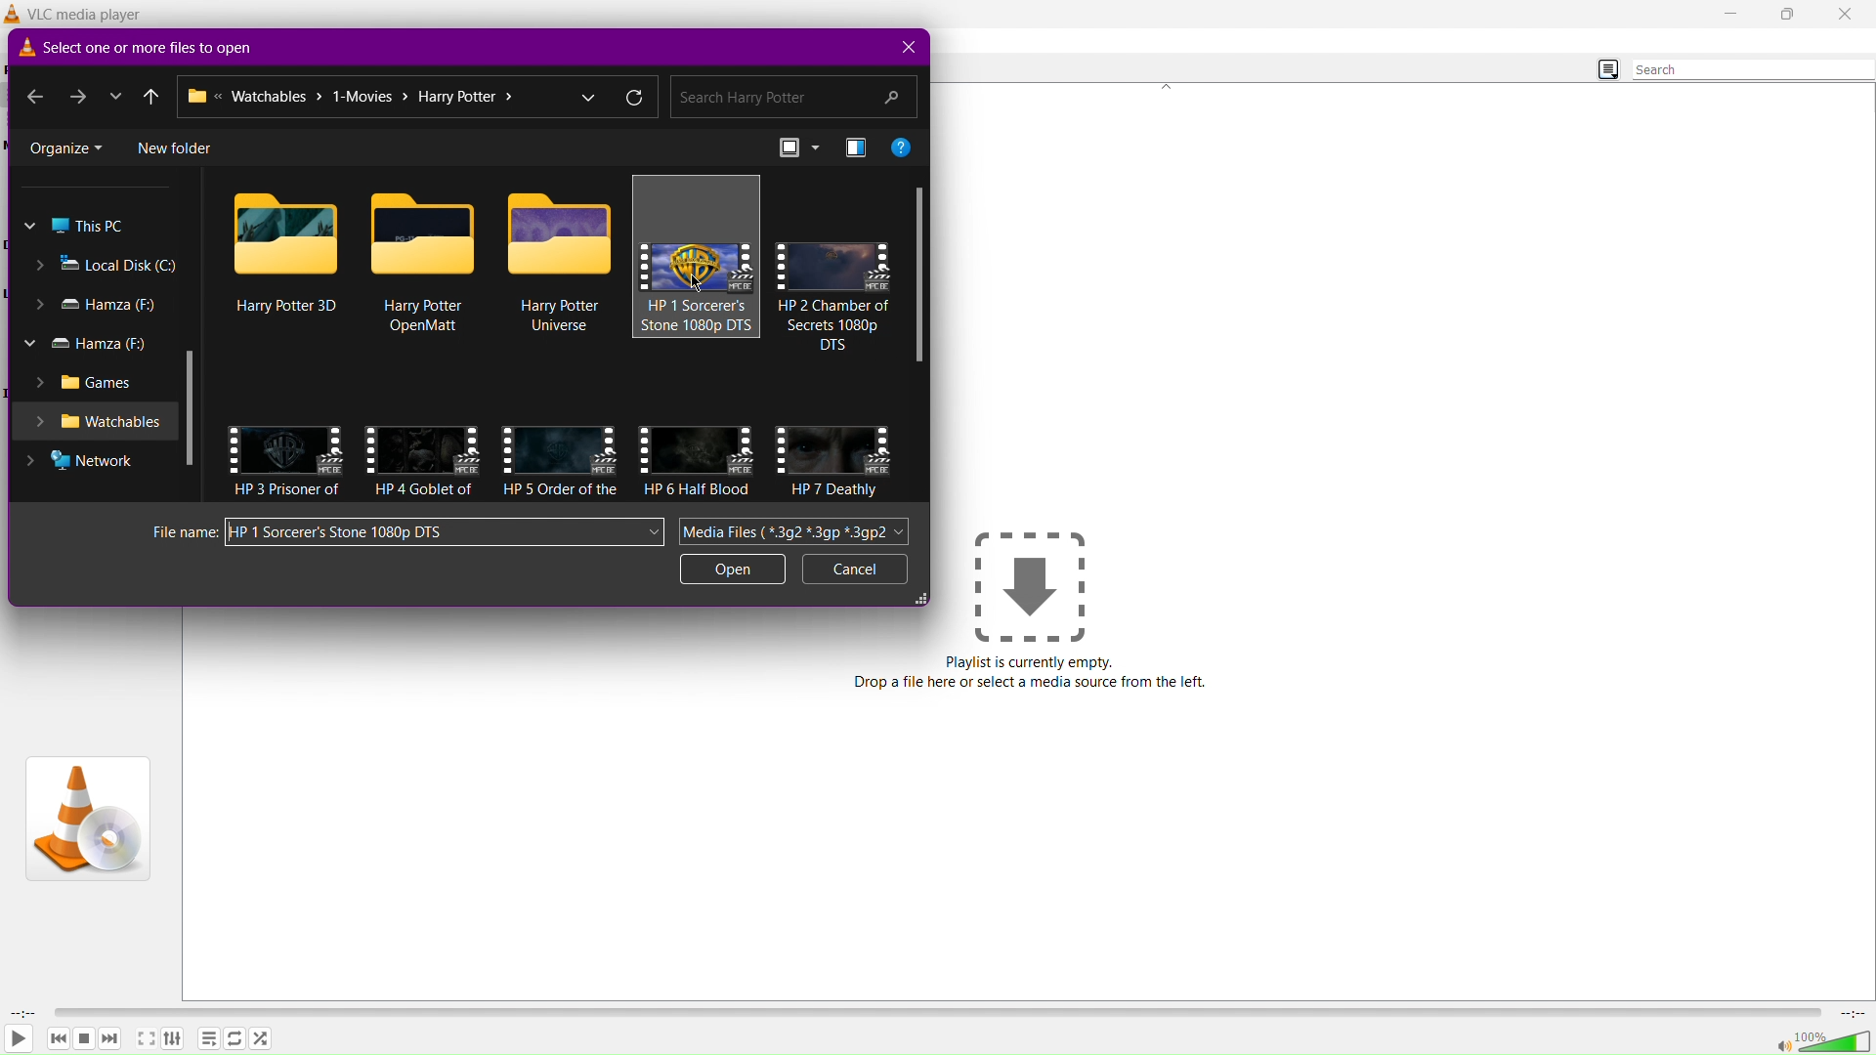 Image resolution: width=1876 pixels, height=1055 pixels. What do you see at coordinates (696, 489) in the screenshot?
I see `harry potter ` at bounding box center [696, 489].